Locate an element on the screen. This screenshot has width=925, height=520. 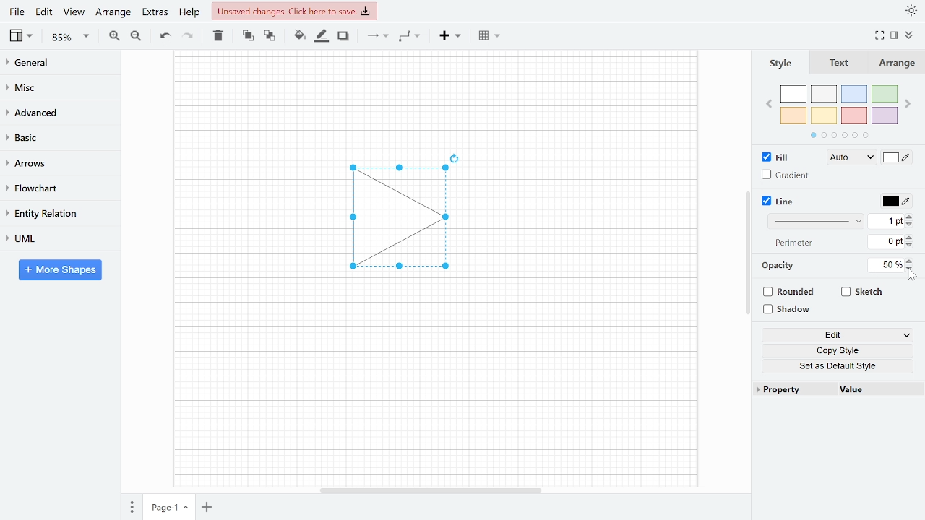
Add page is located at coordinates (210, 508).